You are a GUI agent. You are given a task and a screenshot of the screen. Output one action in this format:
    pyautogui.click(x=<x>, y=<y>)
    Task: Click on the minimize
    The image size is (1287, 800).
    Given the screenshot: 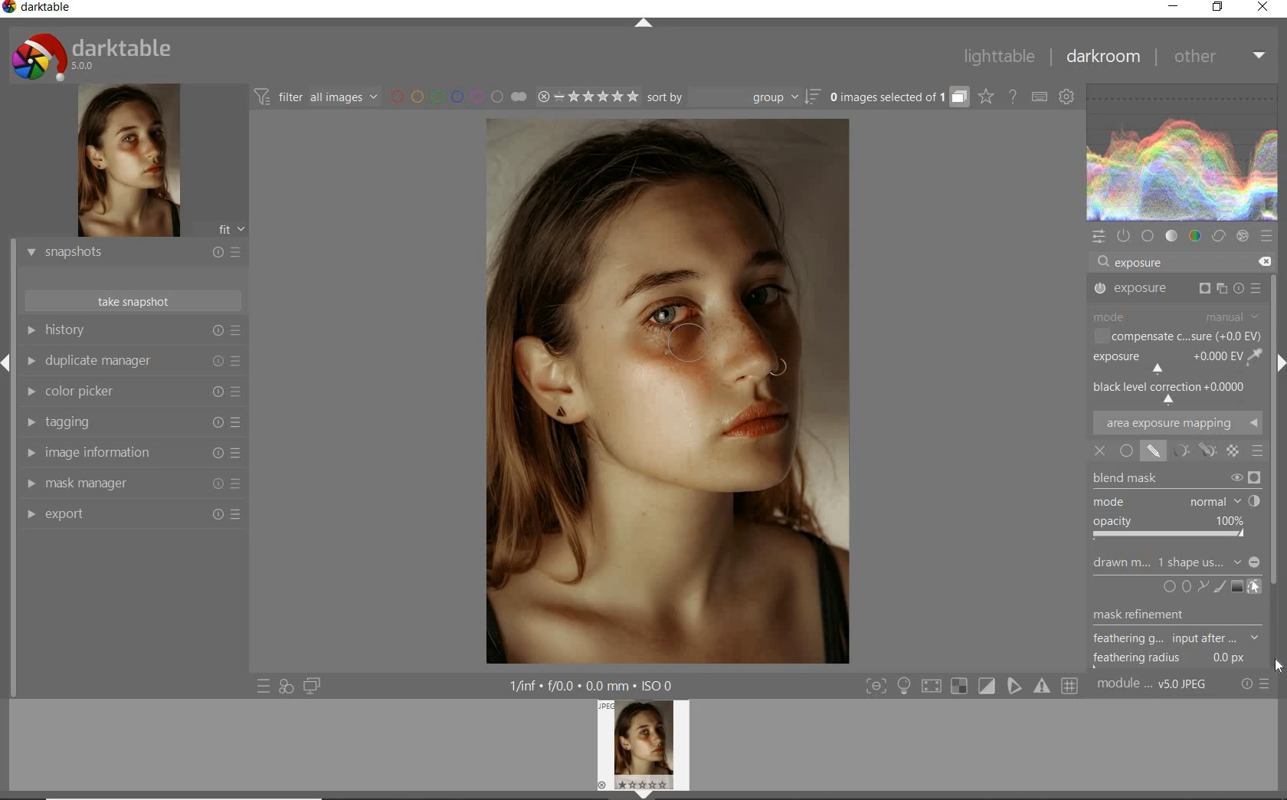 What is the action you would take?
    pyautogui.click(x=1173, y=7)
    